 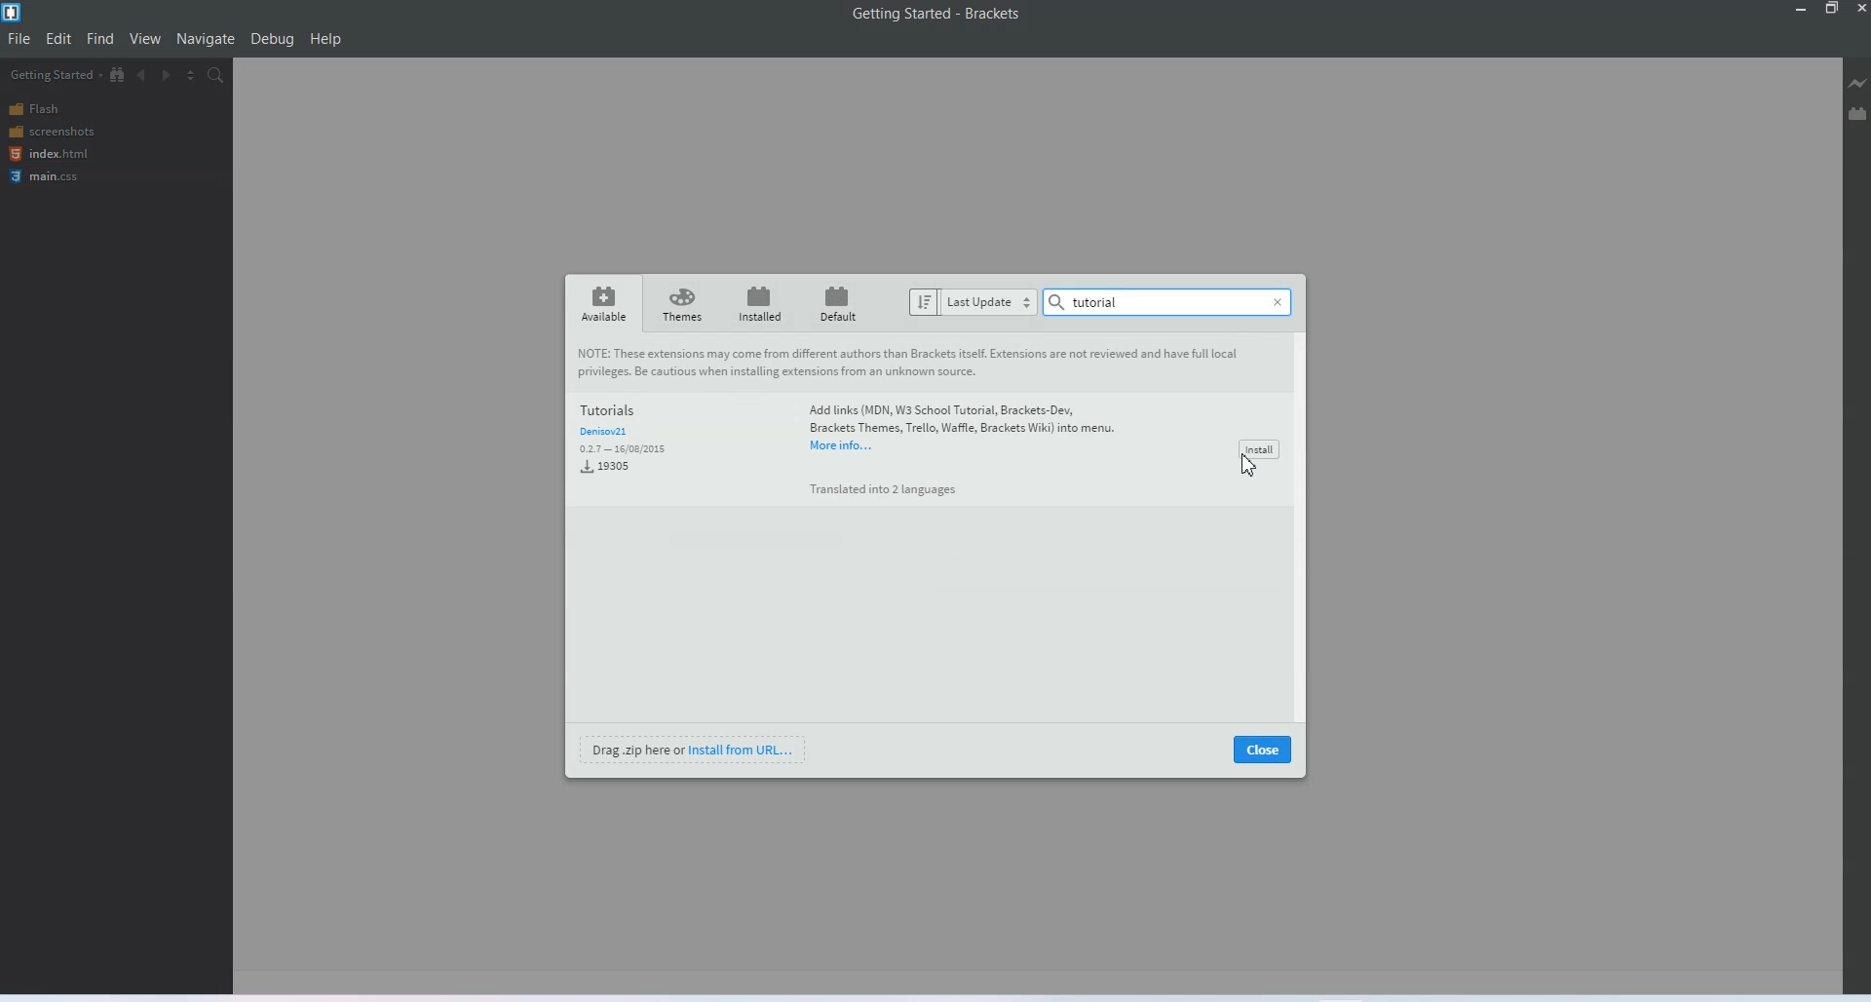 What do you see at coordinates (756, 303) in the screenshot?
I see `Installed` at bounding box center [756, 303].